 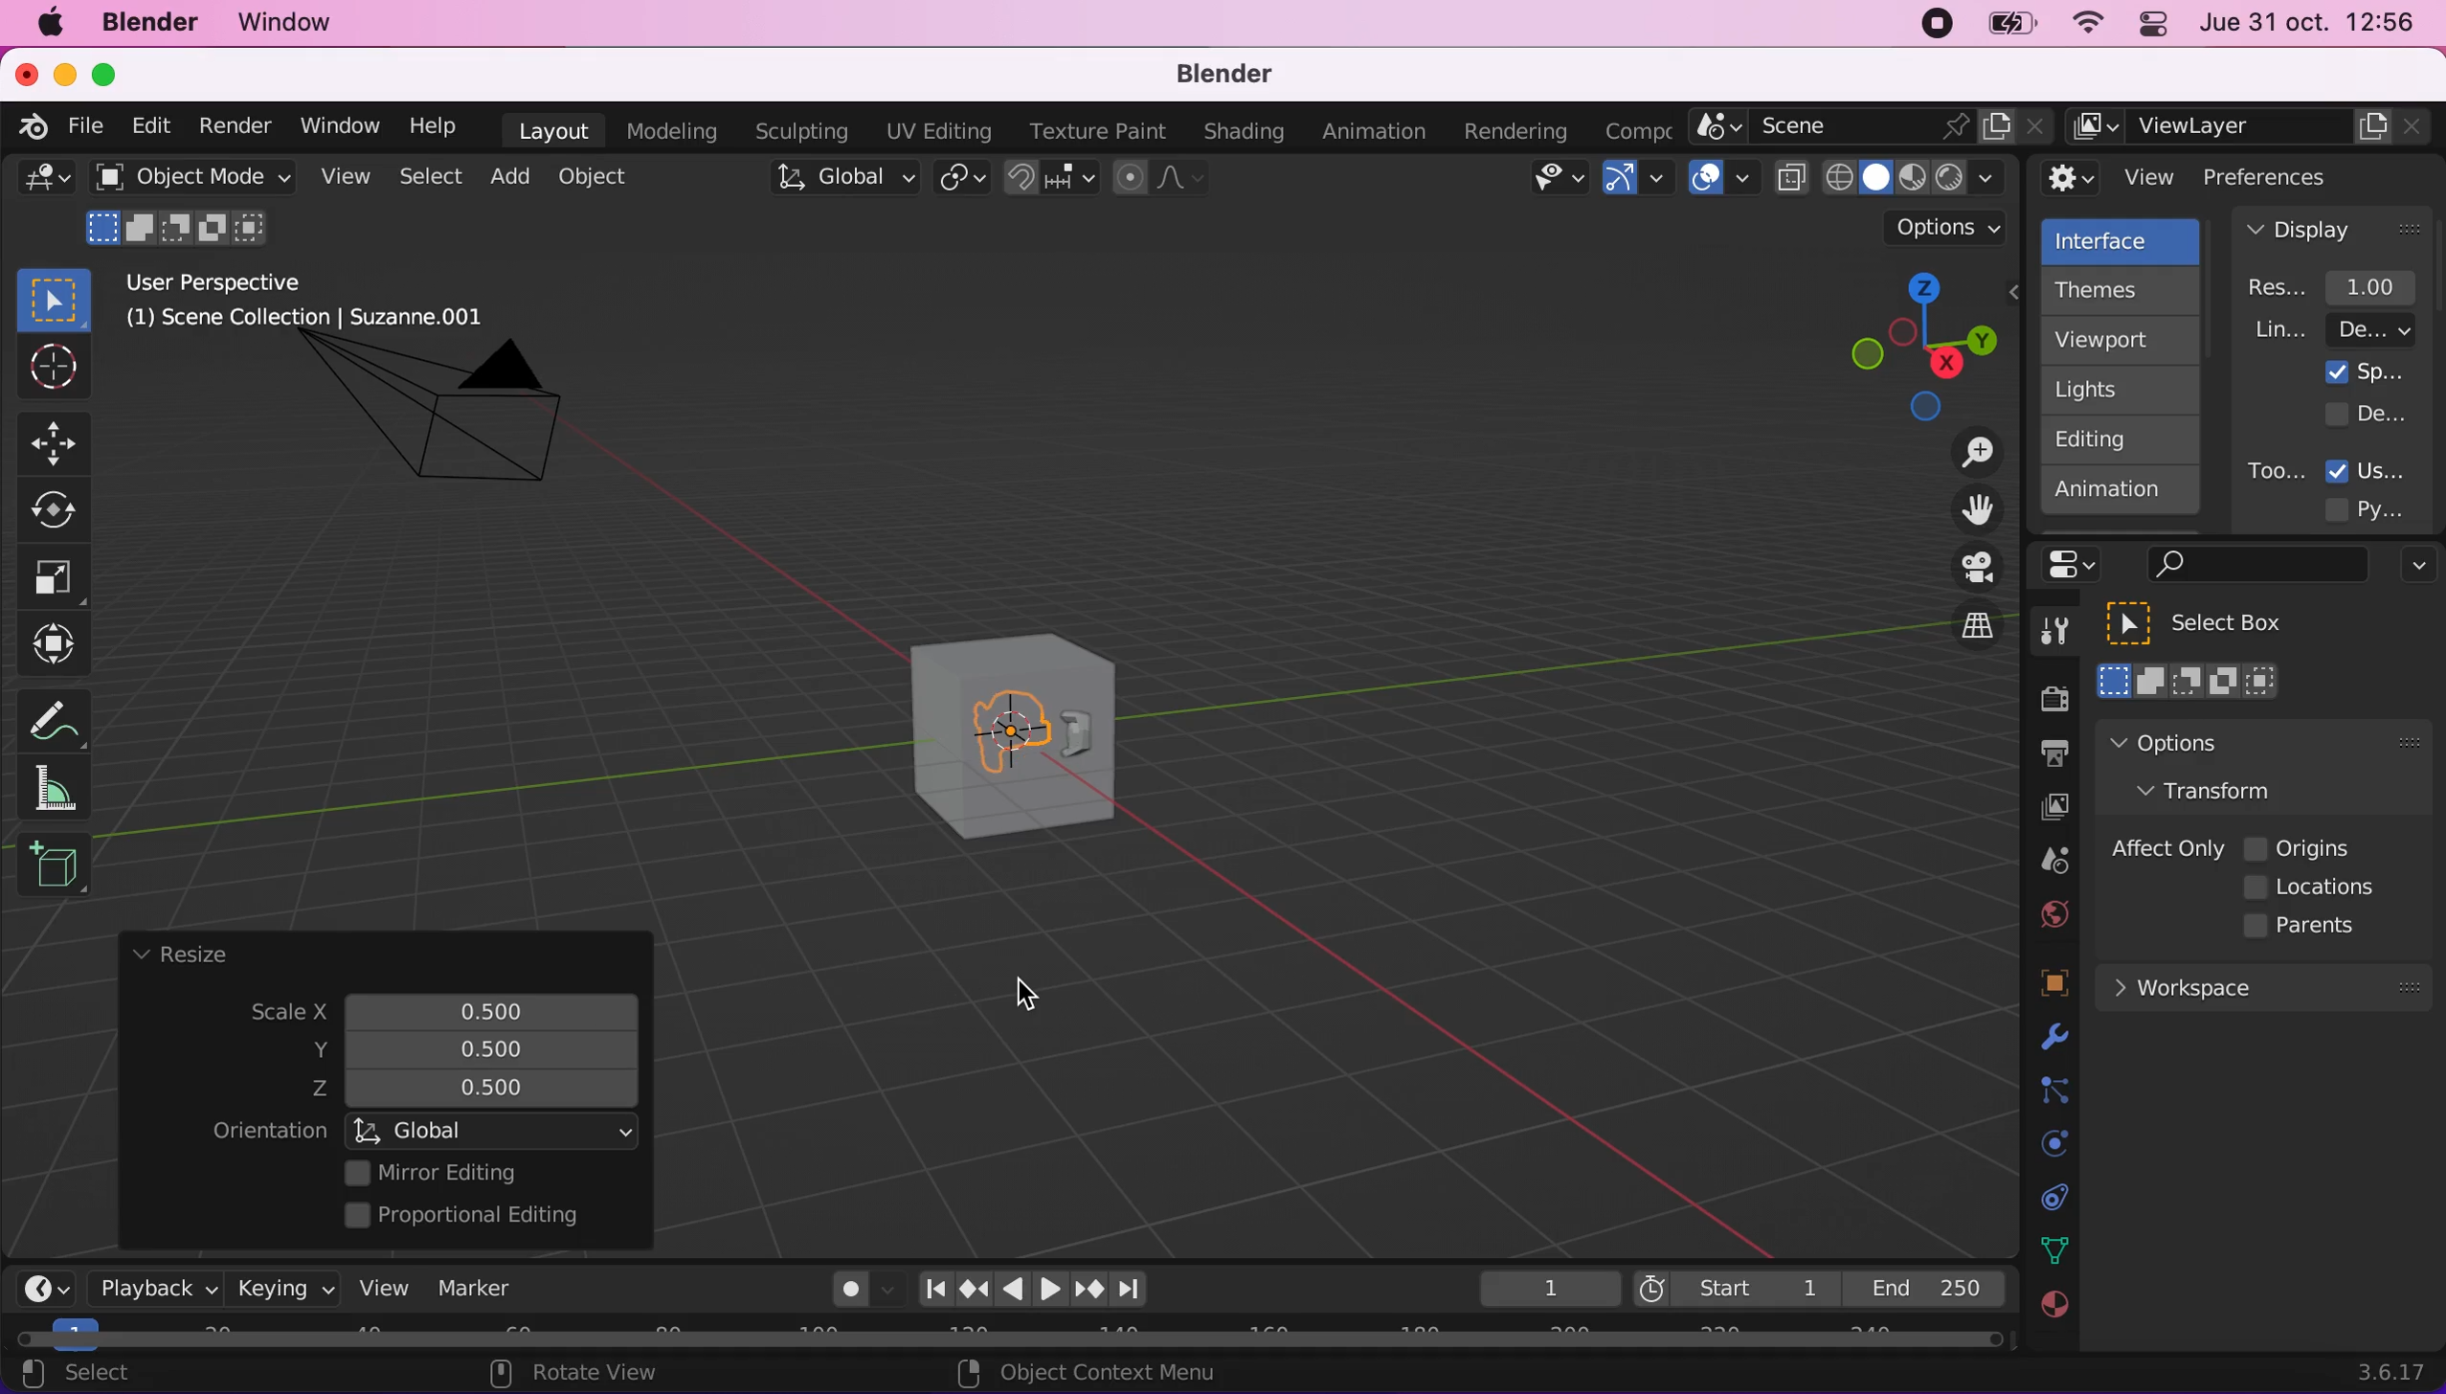 What do you see at coordinates (376, 1287) in the screenshot?
I see `view` at bounding box center [376, 1287].